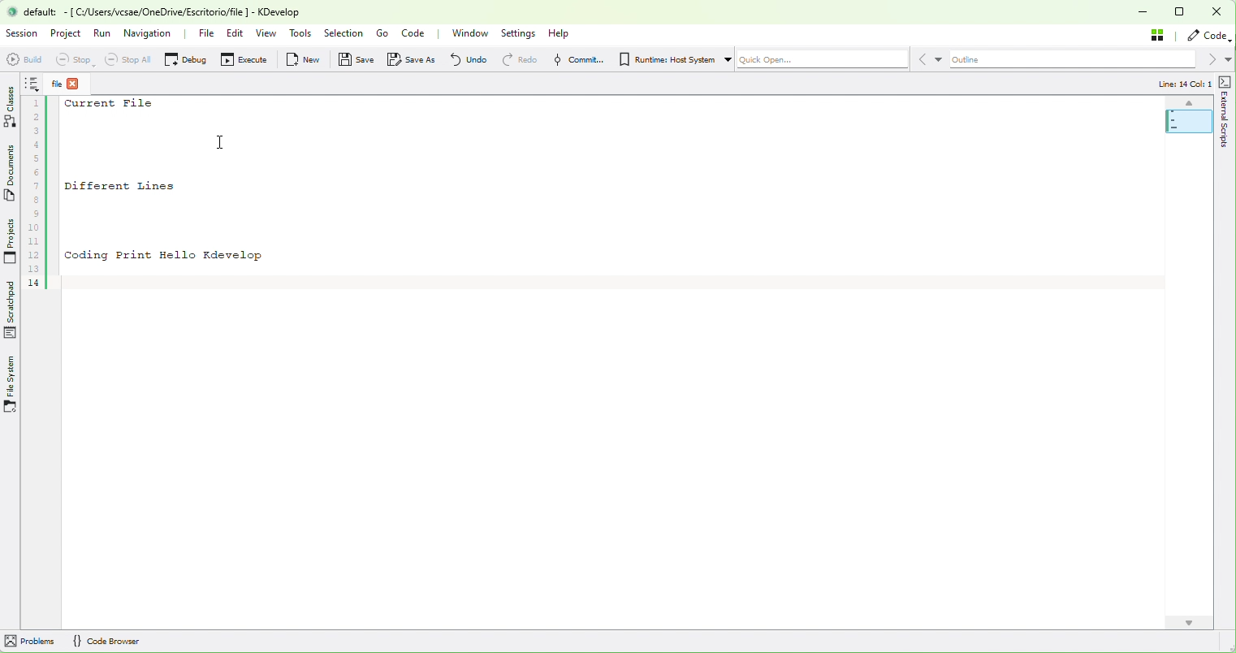 Image resolution: width=1236 pixels, height=653 pixels. I want to click on Commit, so click(574, 60).